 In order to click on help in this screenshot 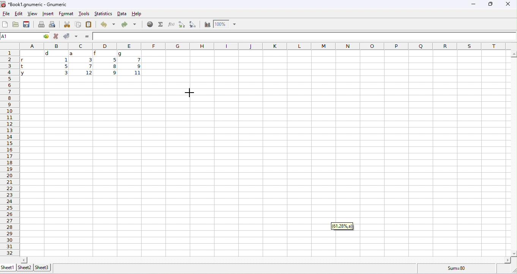, I will do `click(137, 14)`.